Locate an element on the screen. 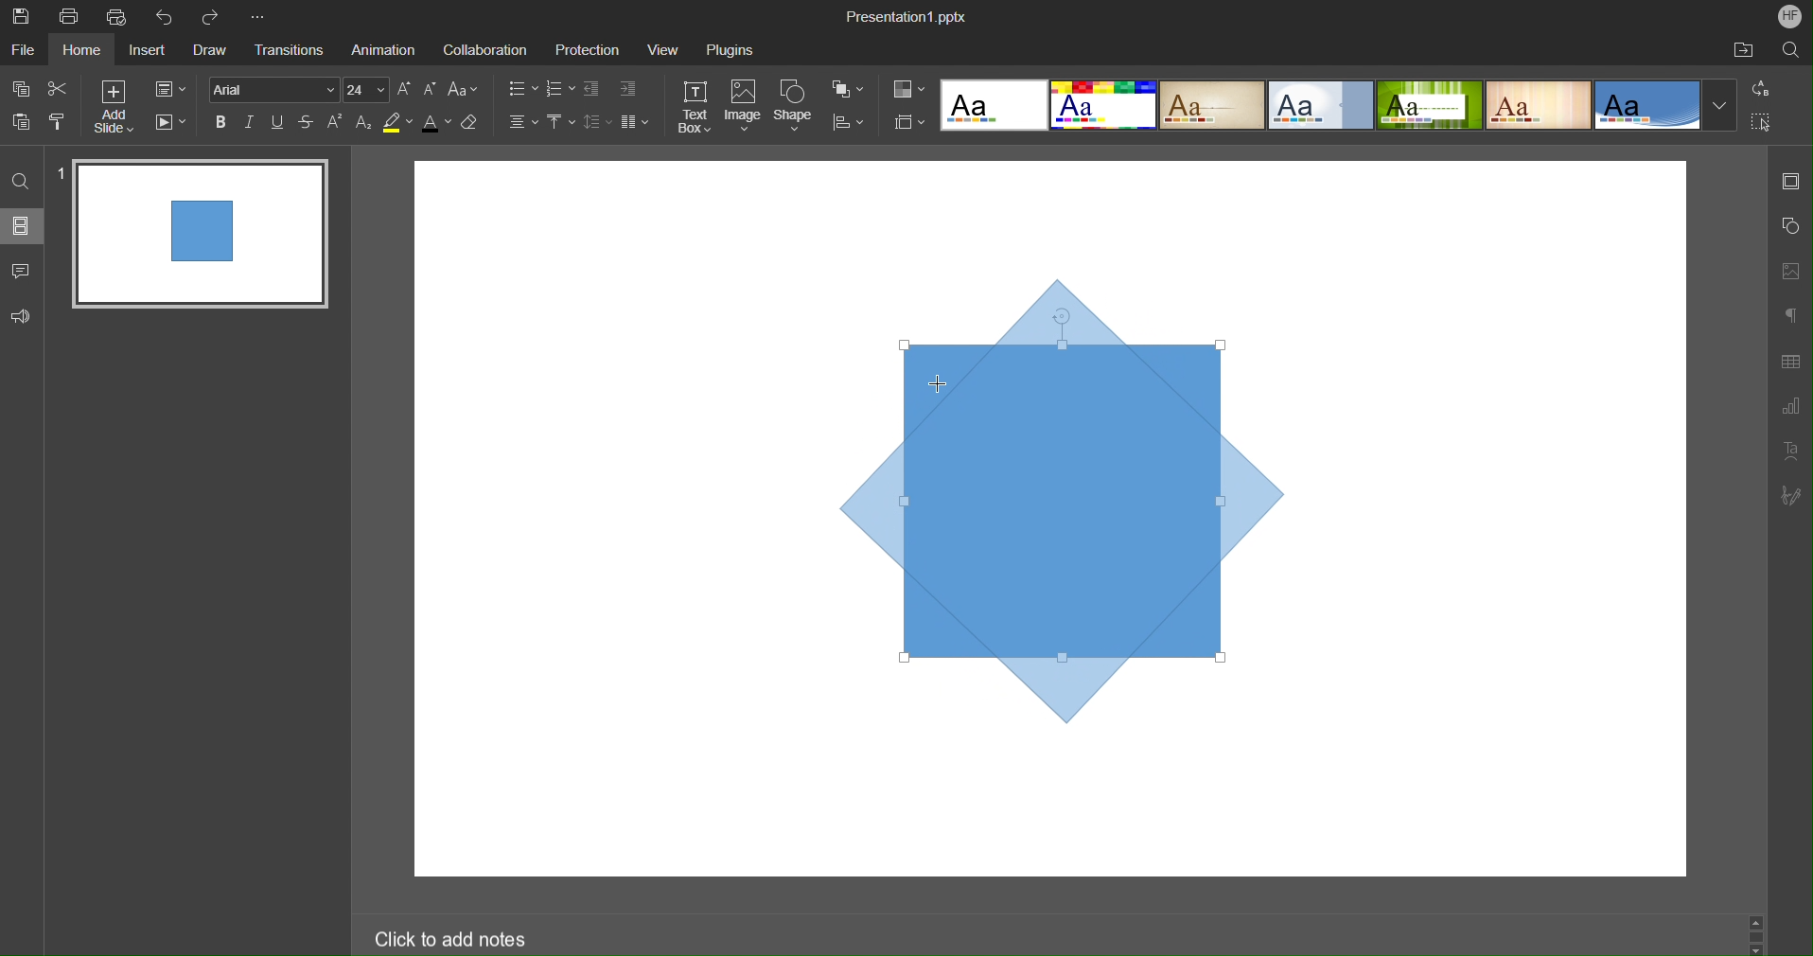  Cursor is located at coordinates (946, 385).